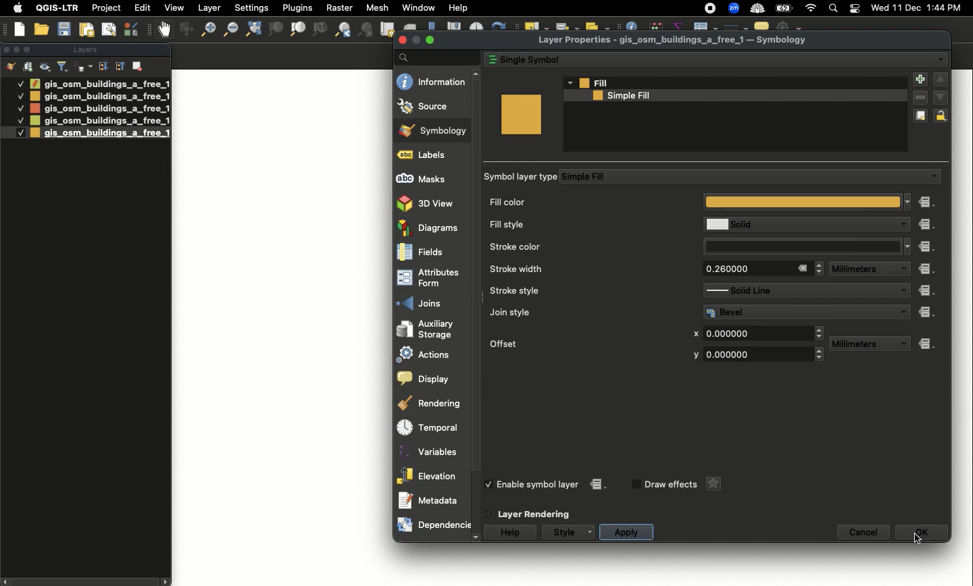  Describe the element at coordinates (386, 30) in the screenshot. I see `New map view` at that location.